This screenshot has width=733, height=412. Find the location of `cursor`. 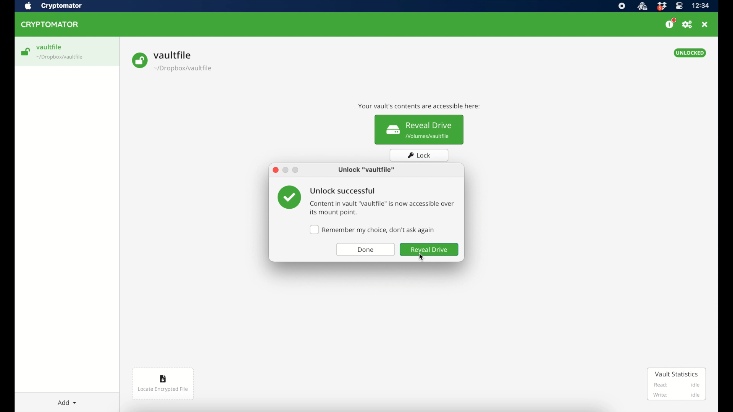

cursor is located at coordinates (425, 257).